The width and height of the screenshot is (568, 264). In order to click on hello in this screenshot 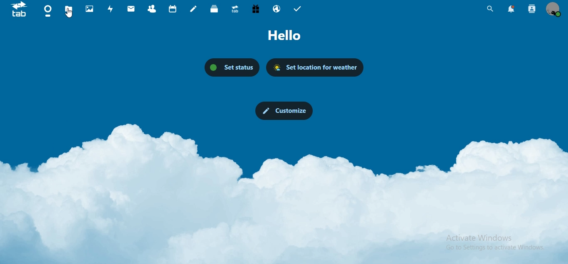, I will do `click(284, 35)`.